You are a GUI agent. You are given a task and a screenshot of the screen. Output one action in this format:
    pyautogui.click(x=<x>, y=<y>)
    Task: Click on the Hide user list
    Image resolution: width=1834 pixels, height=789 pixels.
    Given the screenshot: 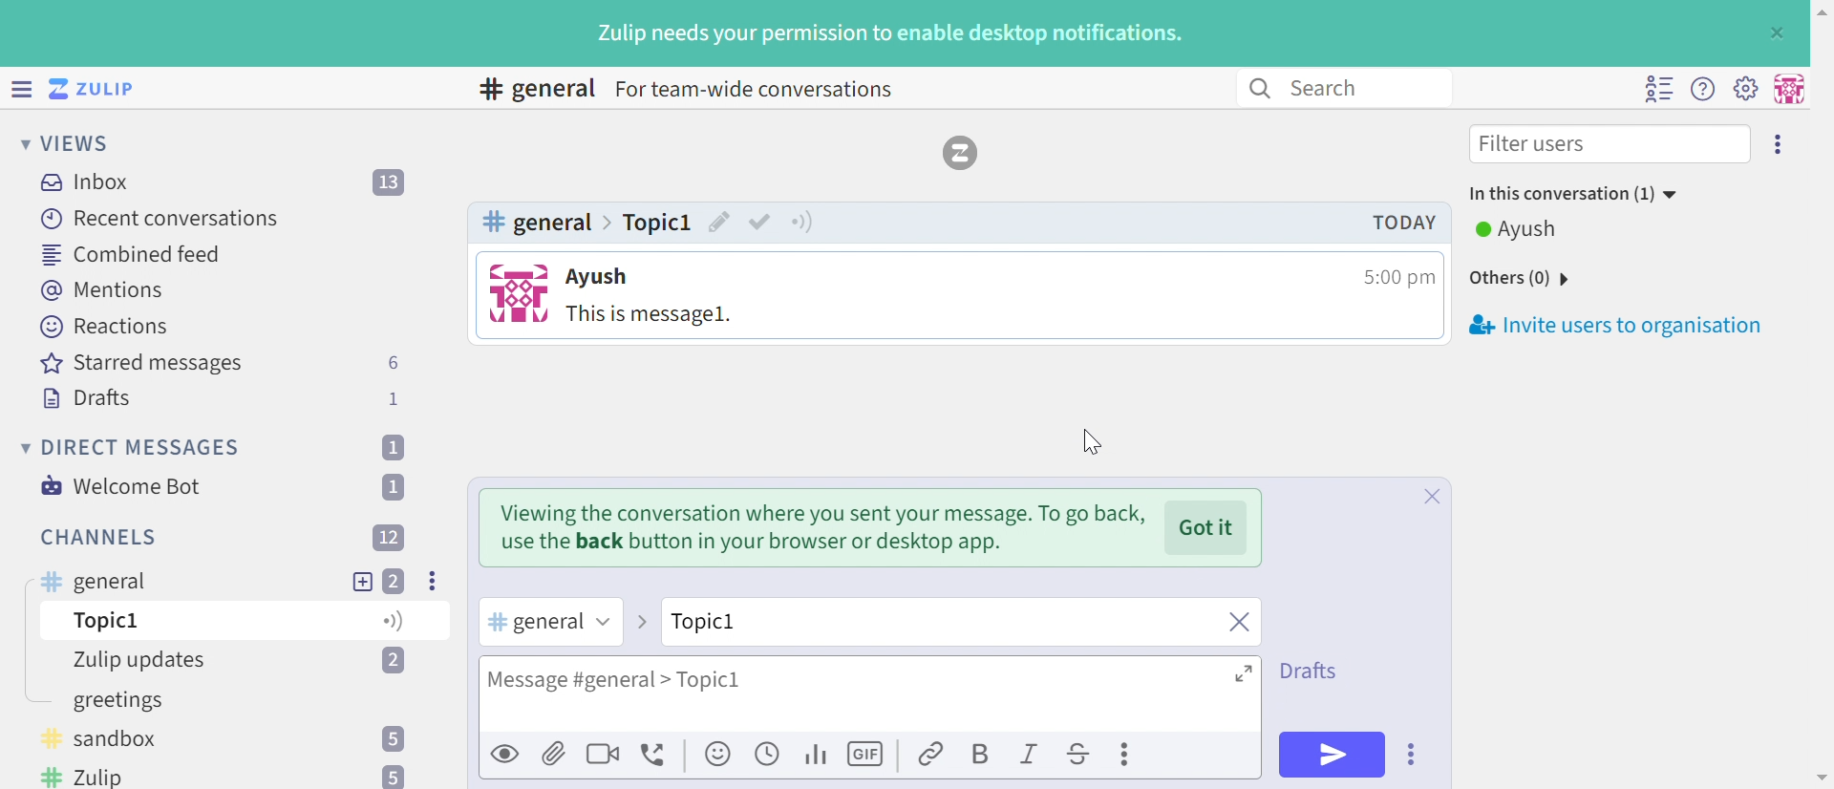 What is the action you would take?
    pyautogui.click(x=1658, y=89)
    